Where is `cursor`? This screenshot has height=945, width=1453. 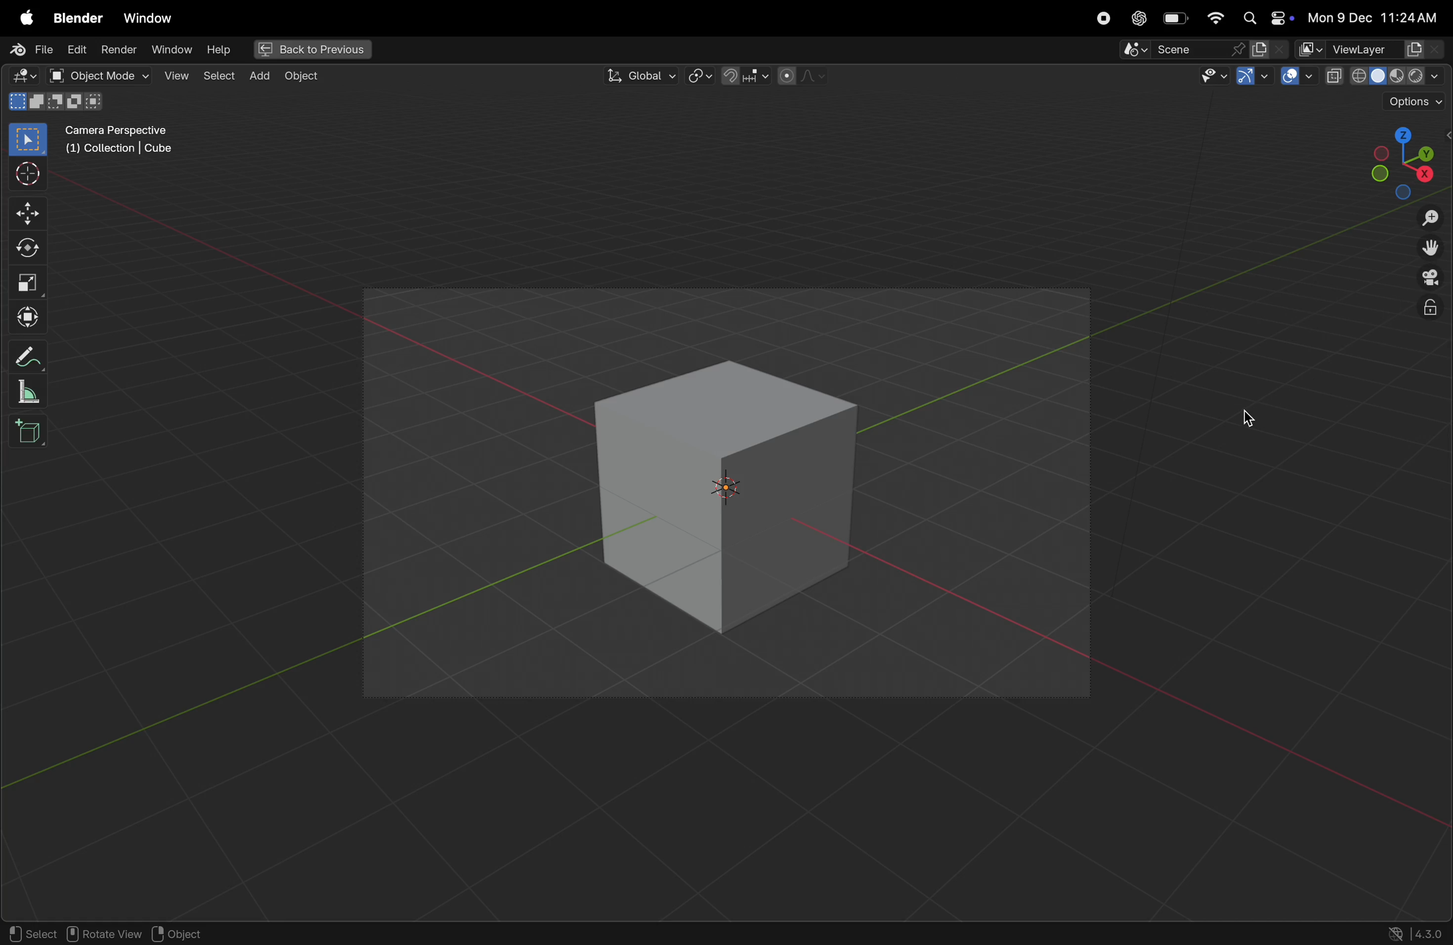
cursor is located at coordinates (1430, 287).